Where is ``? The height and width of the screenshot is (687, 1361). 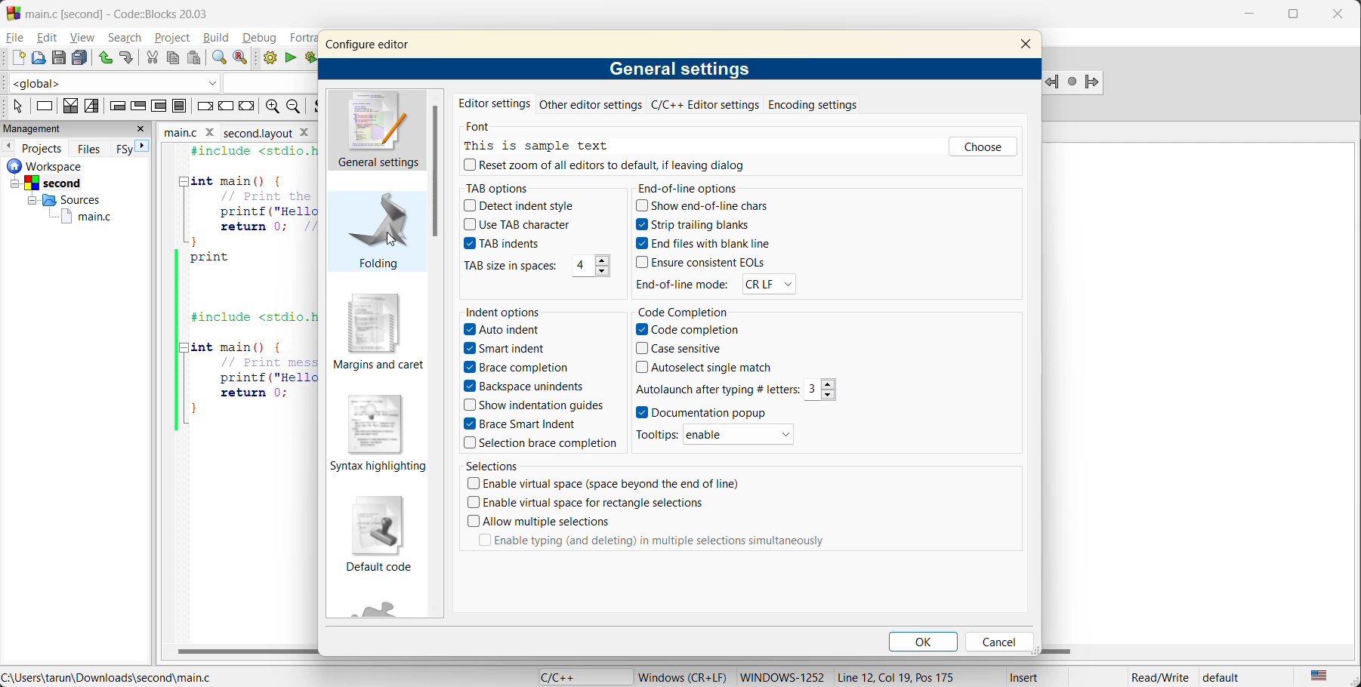  is located at coordinates (61, 199).